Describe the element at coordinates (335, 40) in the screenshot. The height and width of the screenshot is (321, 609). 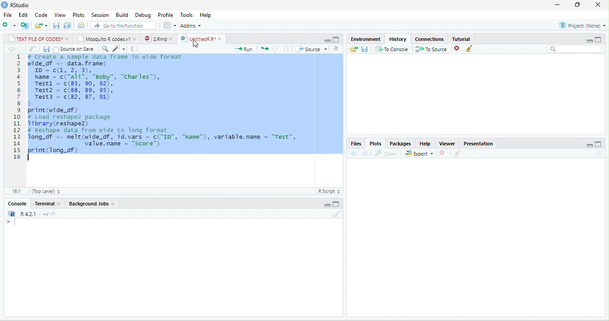
I see `maximize` at that location.